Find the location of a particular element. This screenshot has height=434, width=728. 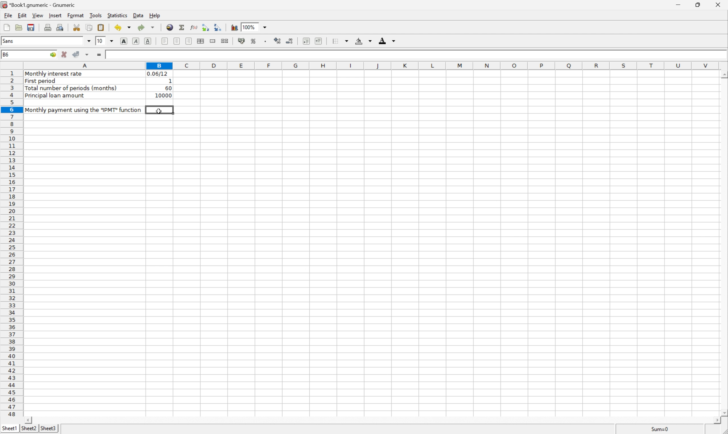

Bold is located at coordinates (124, 40).